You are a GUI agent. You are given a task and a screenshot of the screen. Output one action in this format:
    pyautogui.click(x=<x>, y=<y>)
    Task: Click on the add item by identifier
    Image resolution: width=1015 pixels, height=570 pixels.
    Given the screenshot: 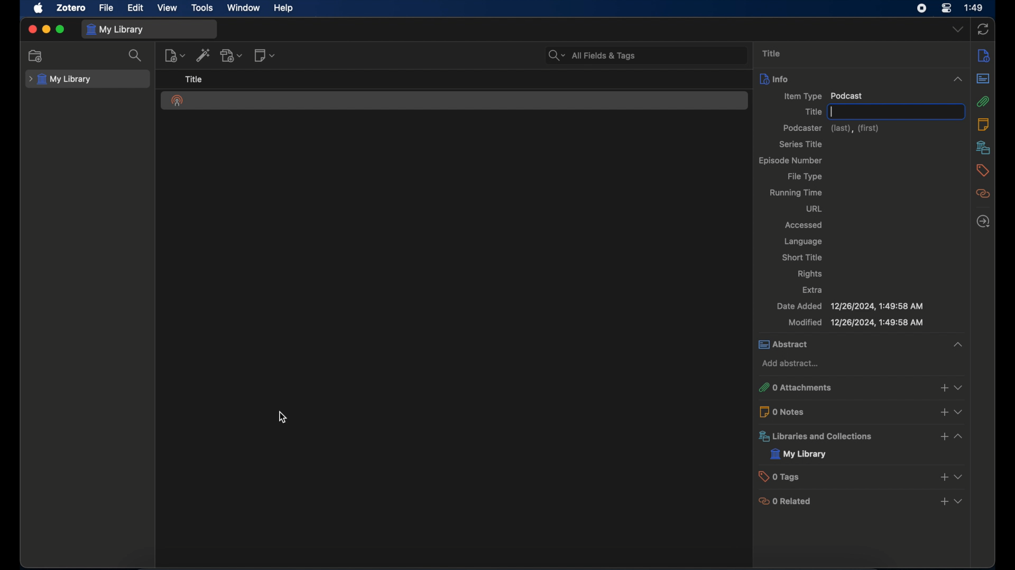 What is the action you would take?
    pyautogui.click(x=204, y=55)
    